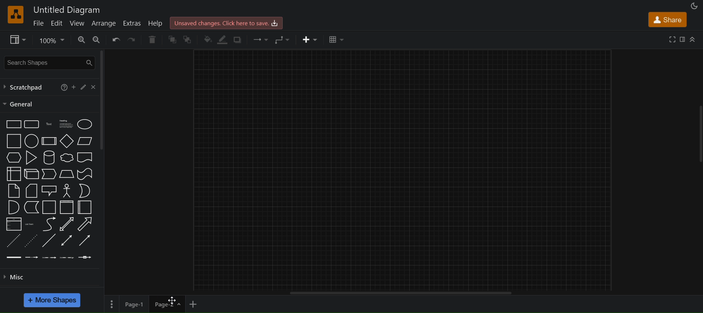 Image resolution: width=703 pixels, height=313 pixels. What do you see at coordinates (684, 38) in the screenshot?
I see `format` at bounding box center [684, 38].